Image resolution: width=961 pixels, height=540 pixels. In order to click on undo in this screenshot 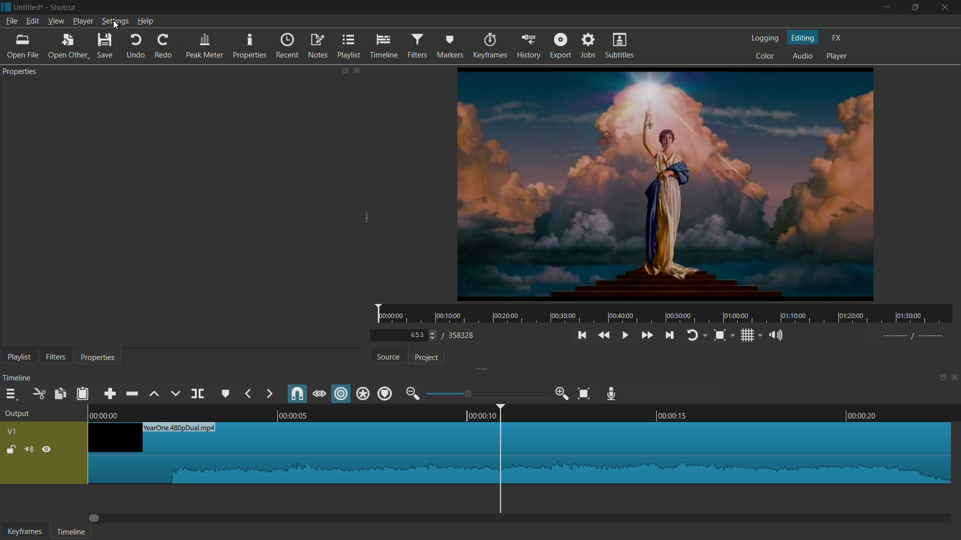, I will do `click(134, 45)`.